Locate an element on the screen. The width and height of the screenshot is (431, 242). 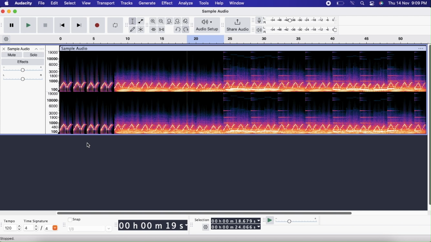
move toolbar is located at coordinates (253, 21).